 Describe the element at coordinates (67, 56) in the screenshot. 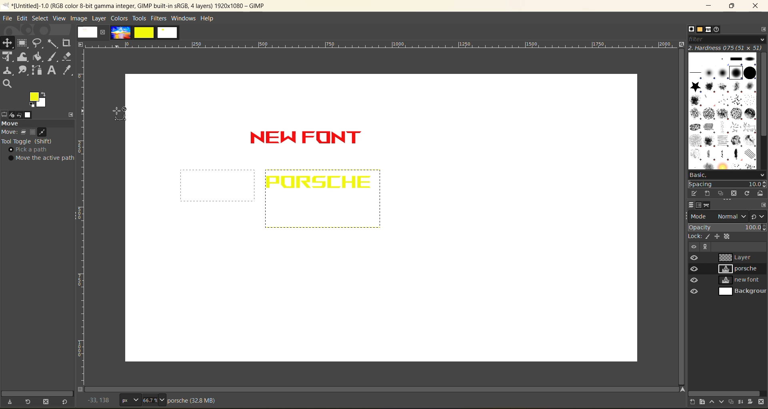

I see `erase` at that location.